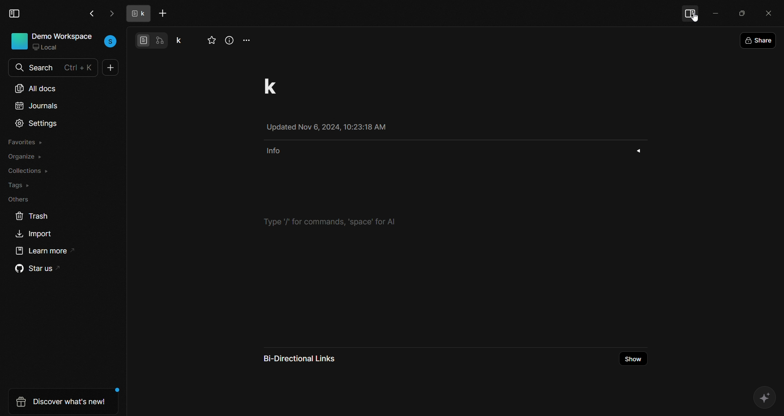 Image resolution: width=784 pixels, height=416 pixels. Describe the element at coordinates (183, 39) in the screenshot. I see `project name` at that location.